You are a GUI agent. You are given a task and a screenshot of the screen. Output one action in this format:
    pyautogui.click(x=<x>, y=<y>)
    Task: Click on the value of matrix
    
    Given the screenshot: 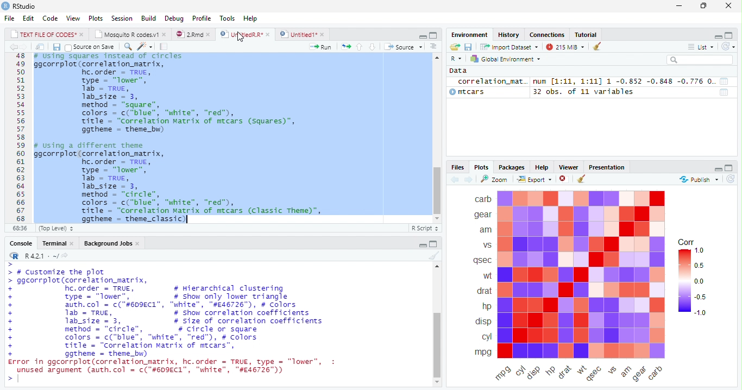 What is the action you would take?
    pyautogui.click(x=726, y=81)
    